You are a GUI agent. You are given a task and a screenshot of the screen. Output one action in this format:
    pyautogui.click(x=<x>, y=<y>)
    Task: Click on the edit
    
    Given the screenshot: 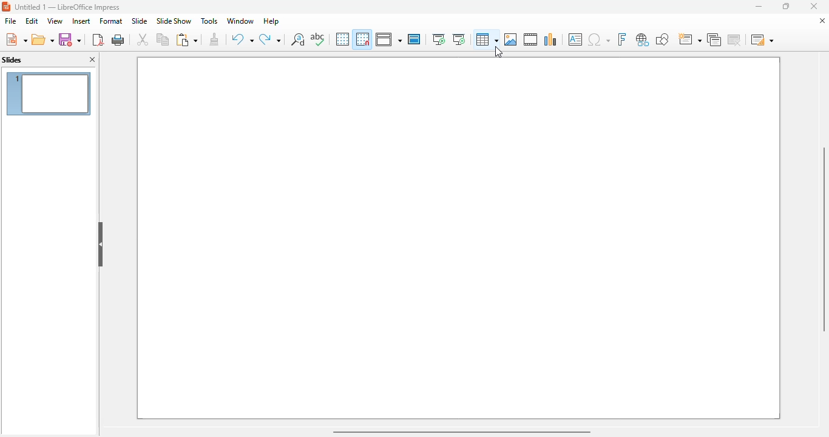 What is the action you would take?
    pyautogui.click(x=33, y=21)
    